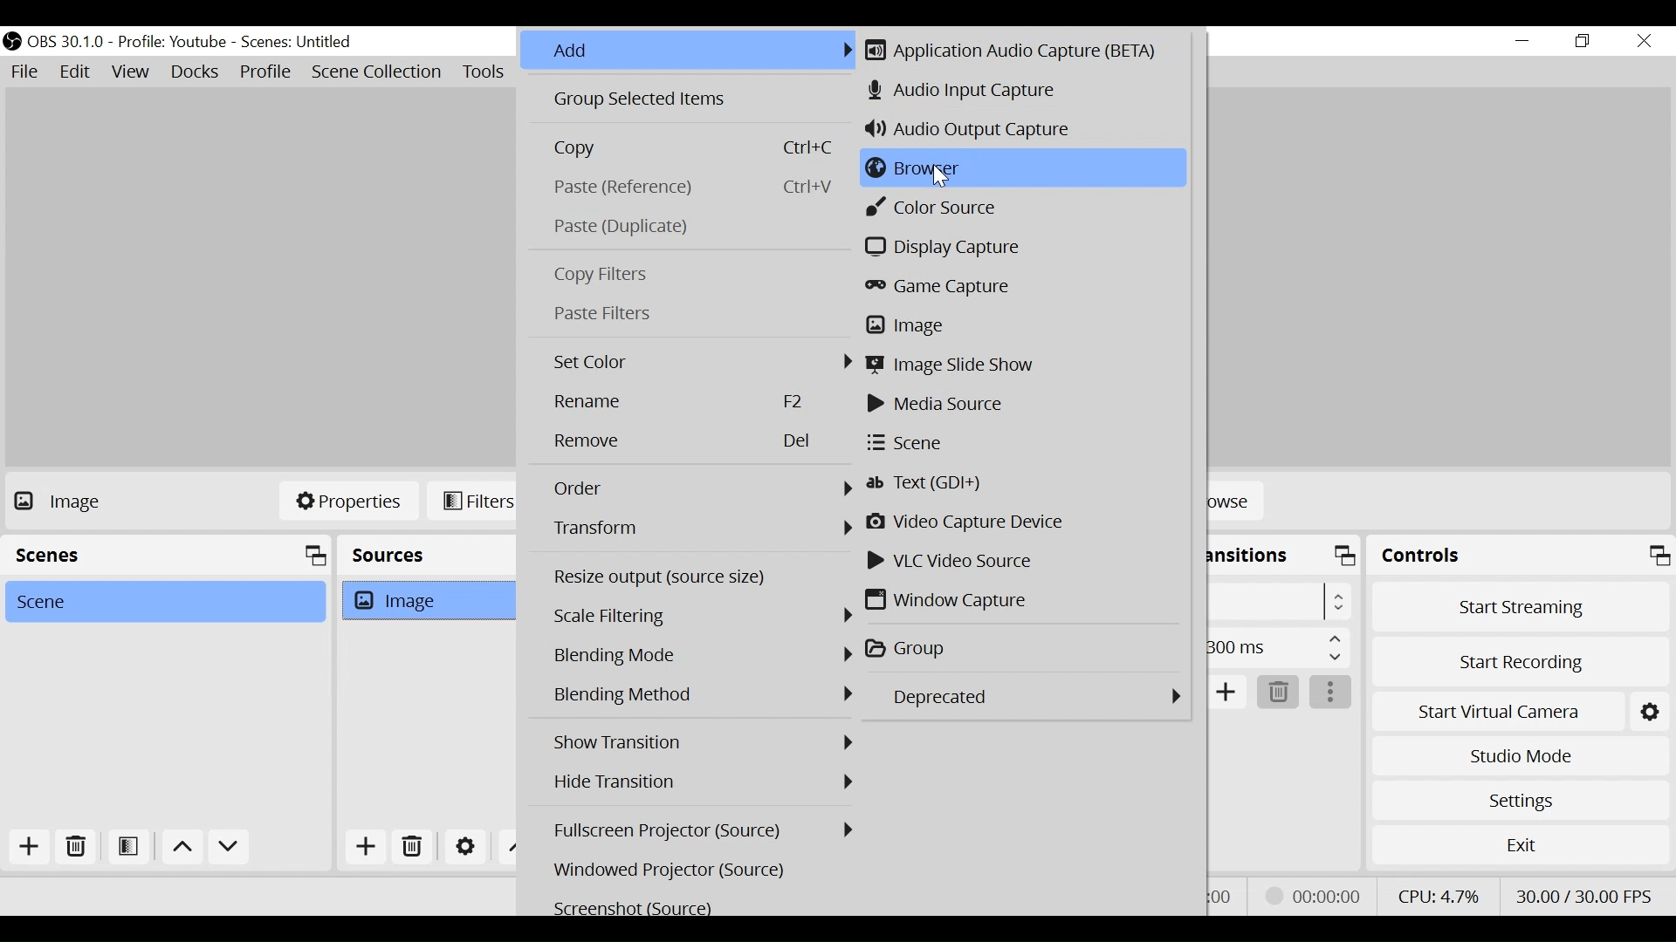 This screenshot has width=1676, height=942. Describe the element at coordinates (14, 42) in the screenshot. I see `OBS Studio Desktop Icon` at that location.